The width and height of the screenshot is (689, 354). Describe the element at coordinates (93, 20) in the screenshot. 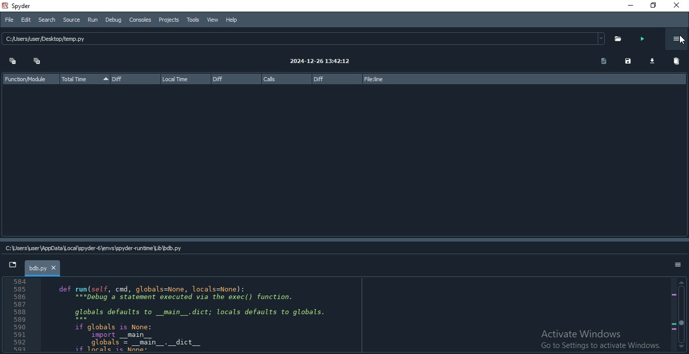

I see `Run` at that location.